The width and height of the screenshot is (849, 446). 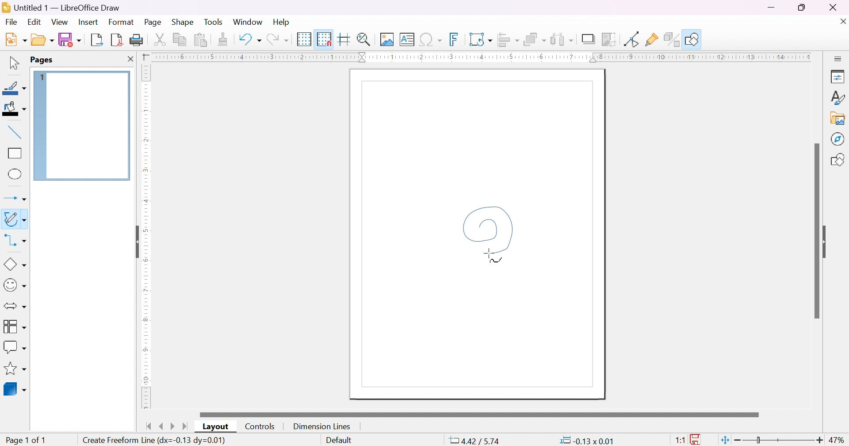 What do you see at coordinates (15, 265) in the screenshot?
I see `basic shapes` at bounding box center [15, 265].